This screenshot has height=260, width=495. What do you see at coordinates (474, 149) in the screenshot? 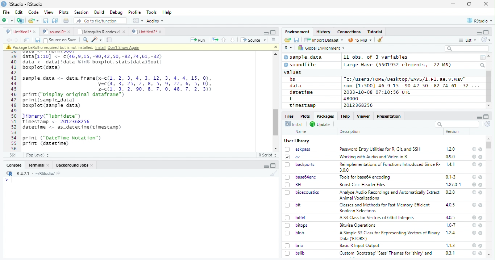
I see `help` at bounding box center [474, 149].